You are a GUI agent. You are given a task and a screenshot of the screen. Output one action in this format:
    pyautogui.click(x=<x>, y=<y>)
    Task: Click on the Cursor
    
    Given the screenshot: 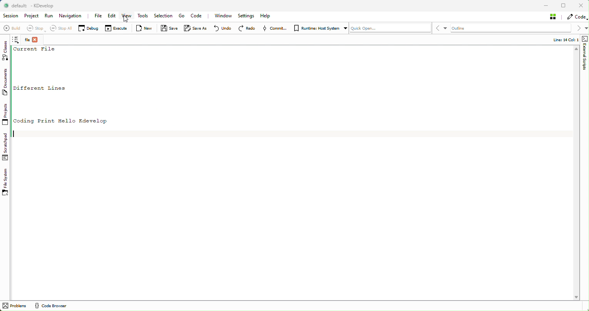 What is the action you would take?
    pyautogui.click(x=127, y=19)
    